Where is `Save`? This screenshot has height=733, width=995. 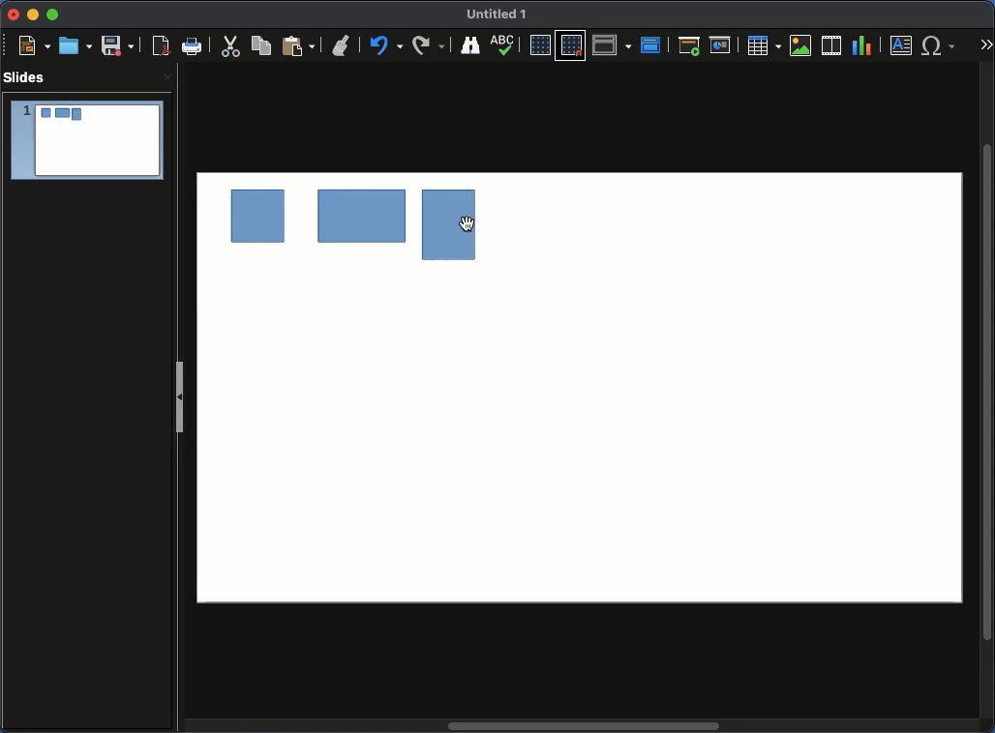
Save is located at coordinates (117, 46).